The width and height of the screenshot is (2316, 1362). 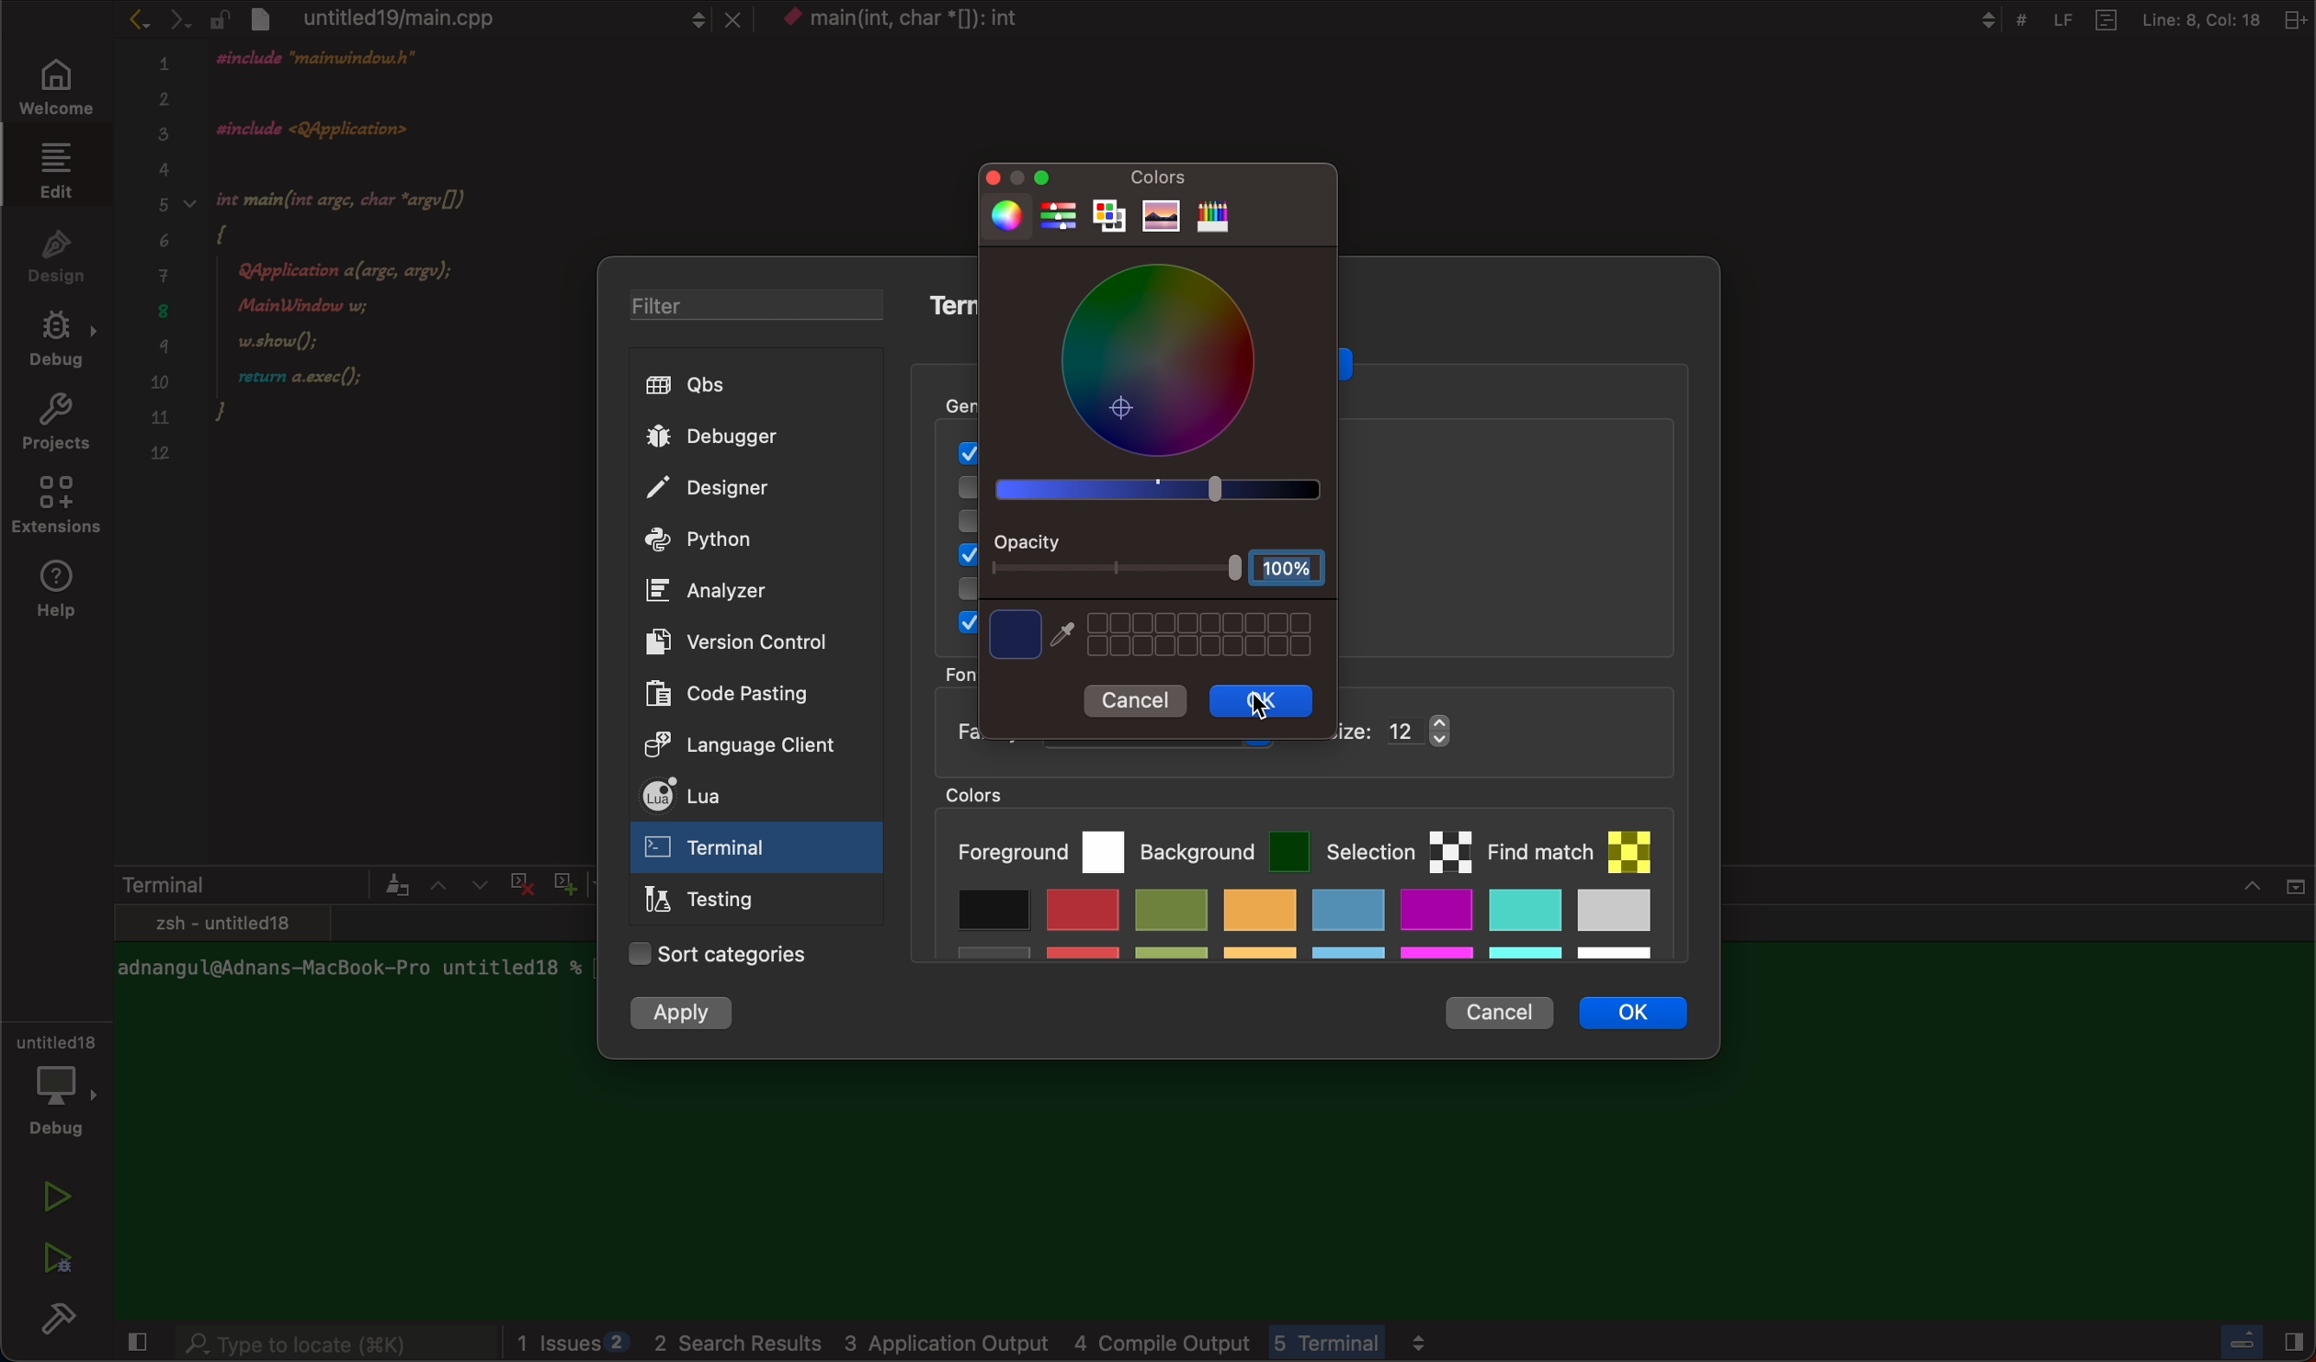 I want to click on colors selections, so click(x=1152, y=634).